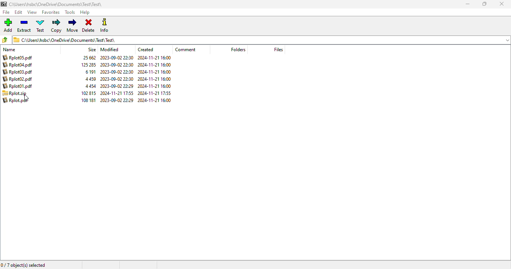 The width and height of the screenshot is (511, 269). I want to click on 25 602, so click(89, 58).